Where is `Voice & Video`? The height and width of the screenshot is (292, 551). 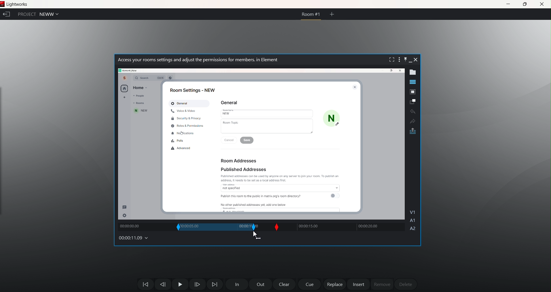
Voice & Video is located at coordinates (183, 110).